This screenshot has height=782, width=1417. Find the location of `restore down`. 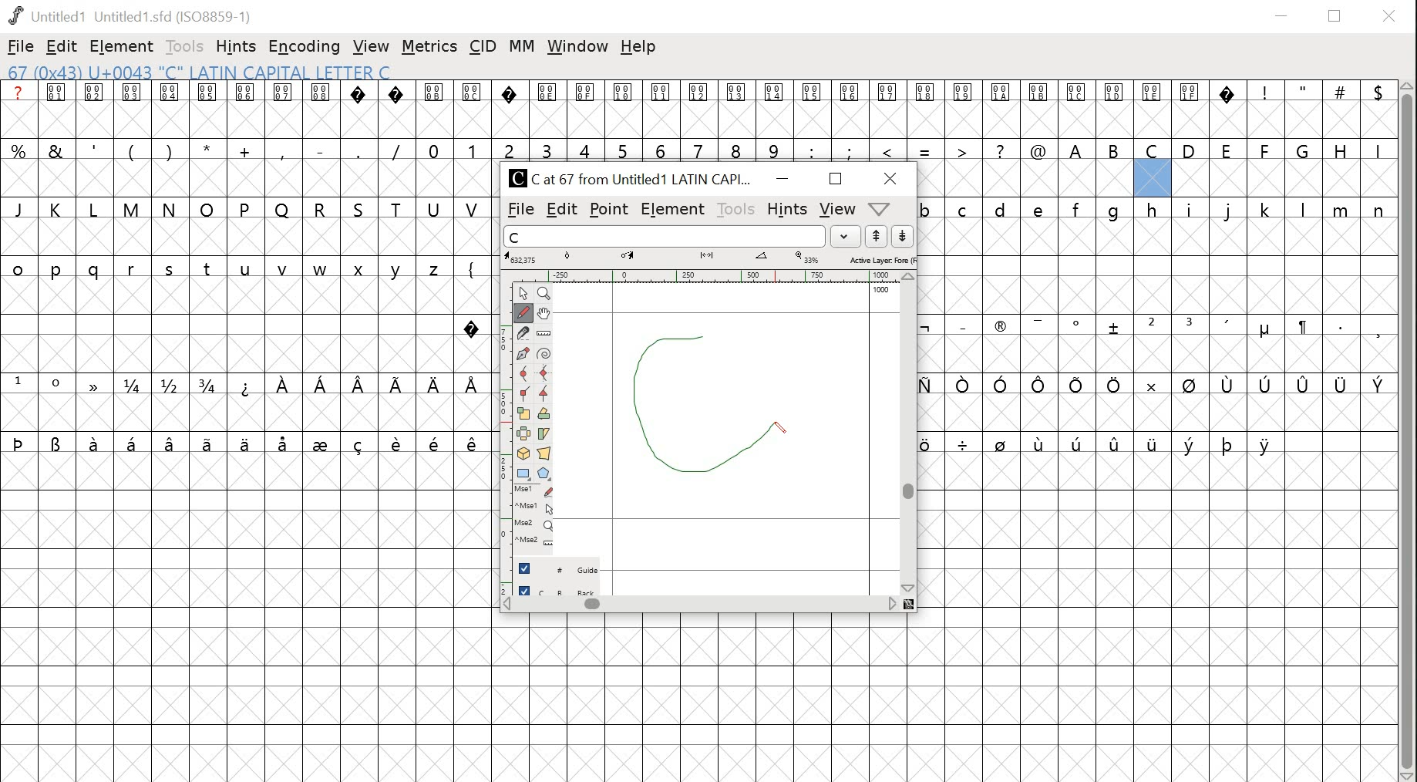

restore down is located at coordinates (1336, 15).